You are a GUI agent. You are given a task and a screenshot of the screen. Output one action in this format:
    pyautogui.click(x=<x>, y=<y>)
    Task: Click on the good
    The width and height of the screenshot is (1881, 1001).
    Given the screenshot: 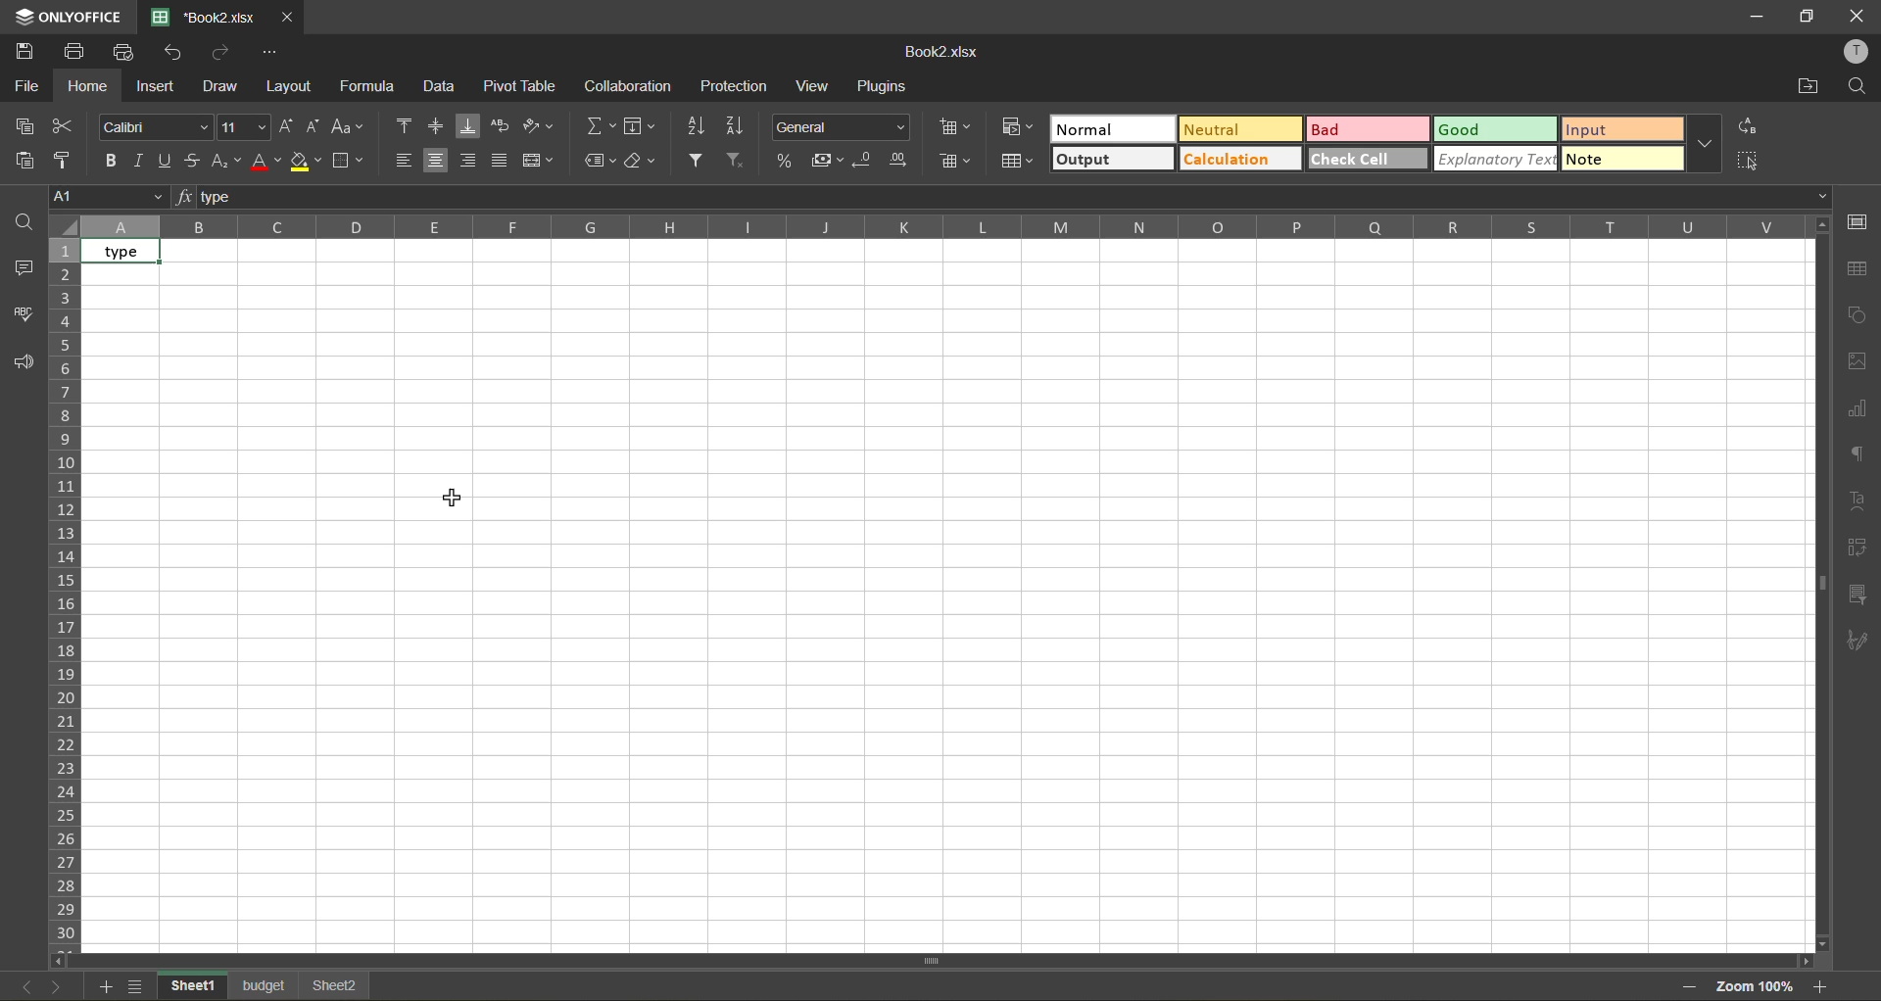 What is the action you would take?
    pyautogui.click(x=1500, y=131)
    